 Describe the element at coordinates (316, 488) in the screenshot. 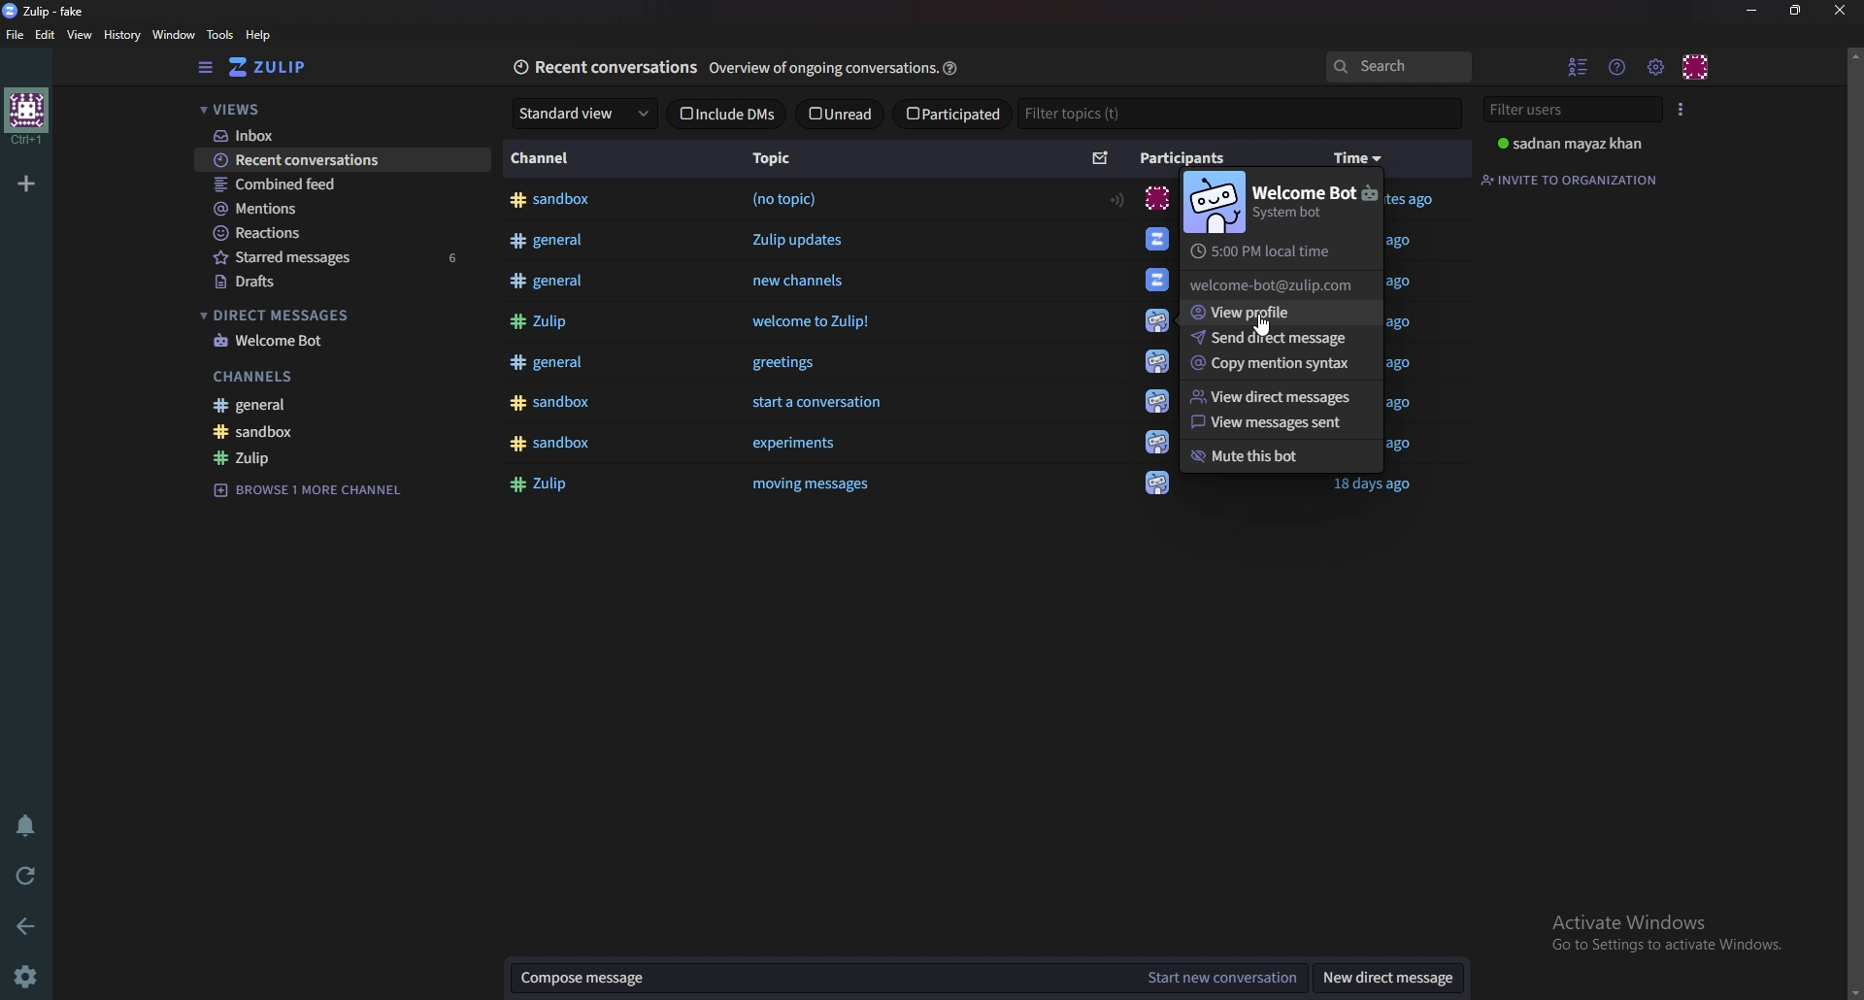

I see `Browse channel` at that location.